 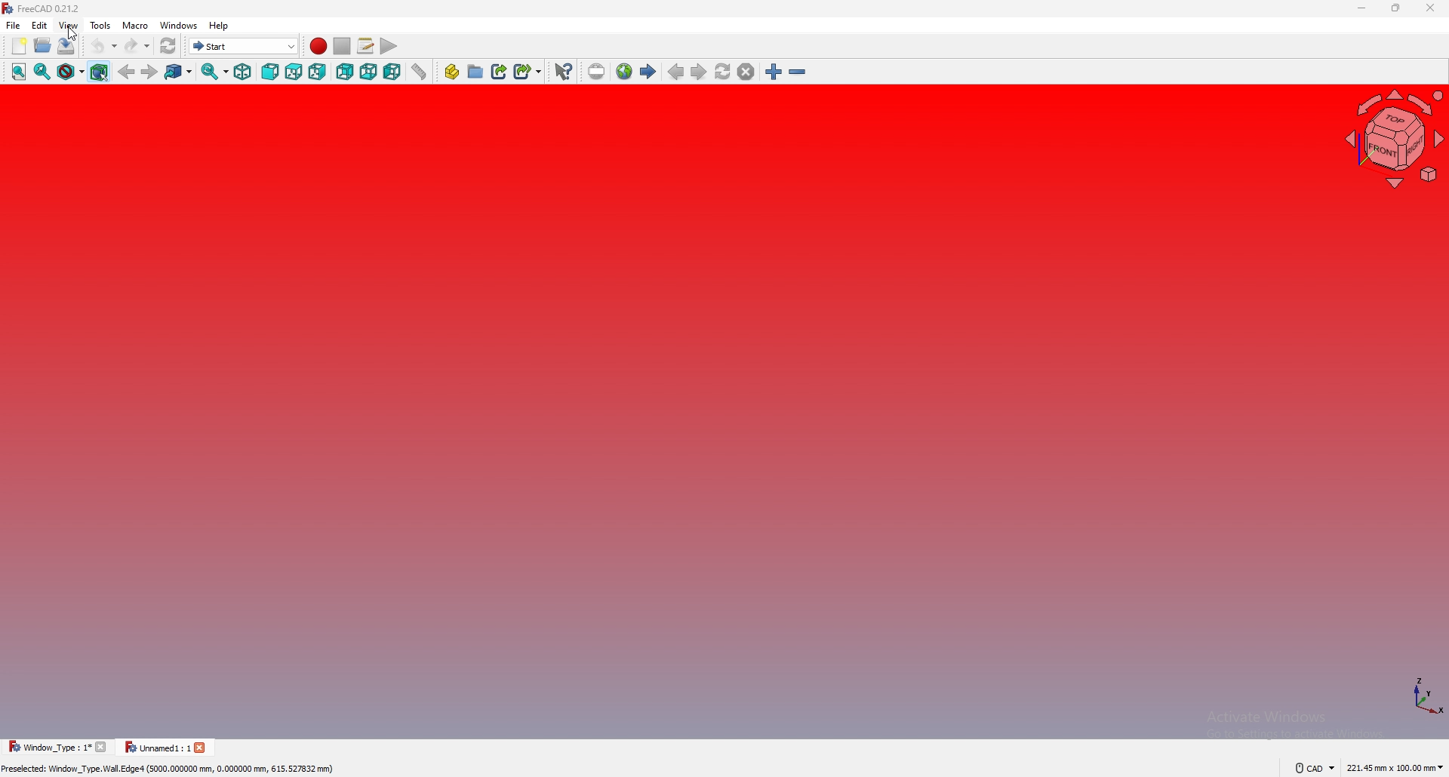 I want to click on Window _Type : 1, so click(x=50, y=746).